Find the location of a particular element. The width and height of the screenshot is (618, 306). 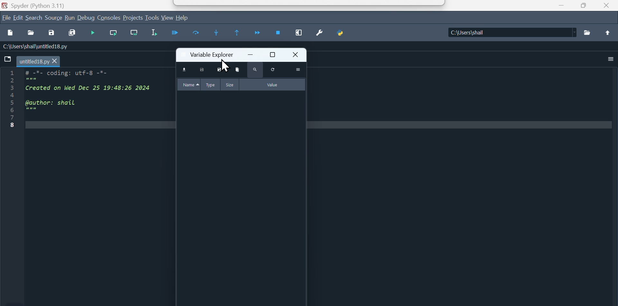

Close is located at coordinates (606, 6).